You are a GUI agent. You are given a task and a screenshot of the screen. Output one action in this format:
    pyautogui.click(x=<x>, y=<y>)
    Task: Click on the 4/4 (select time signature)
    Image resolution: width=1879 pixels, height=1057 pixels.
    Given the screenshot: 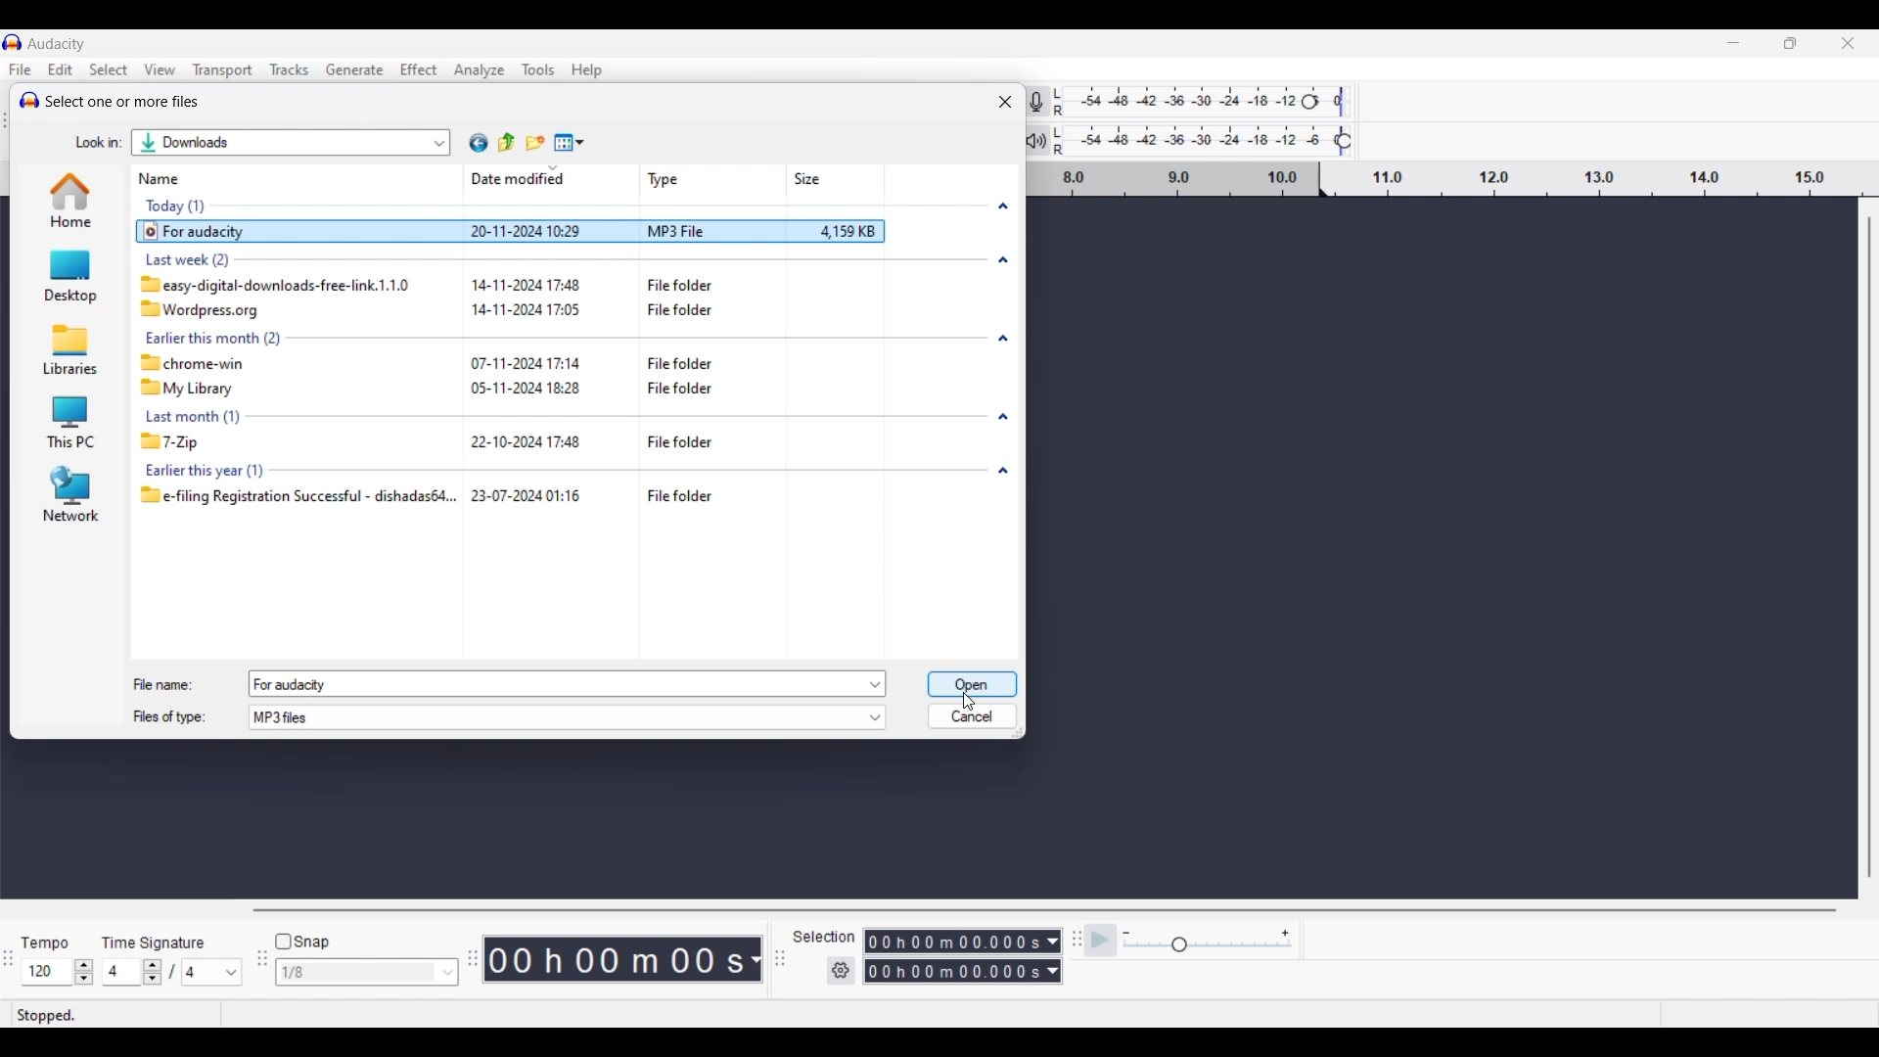 What is the action you would take?
    pyautogui.click(x=171, y=972)
    